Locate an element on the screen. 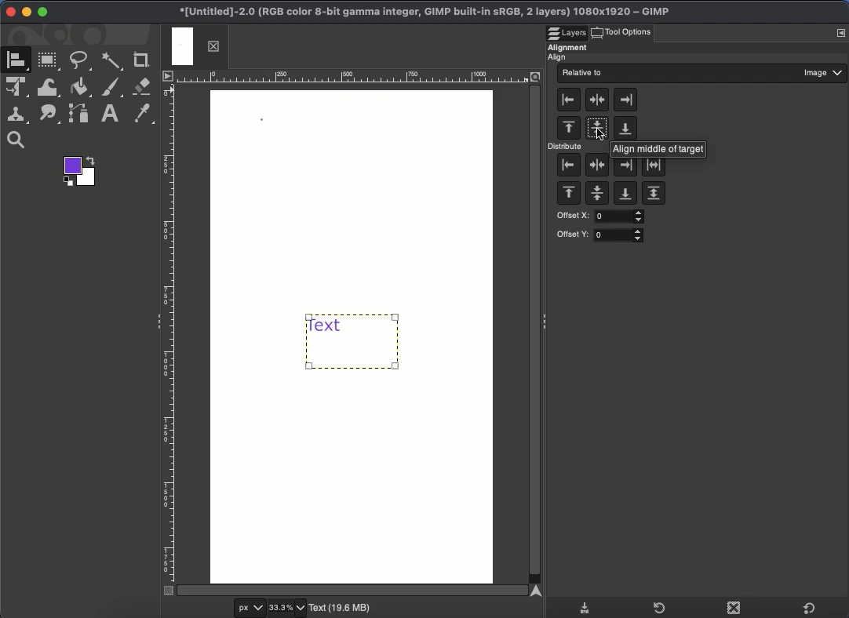 This screenshot has width=849, height=618. Scroll is located at coordinates (355, 589).